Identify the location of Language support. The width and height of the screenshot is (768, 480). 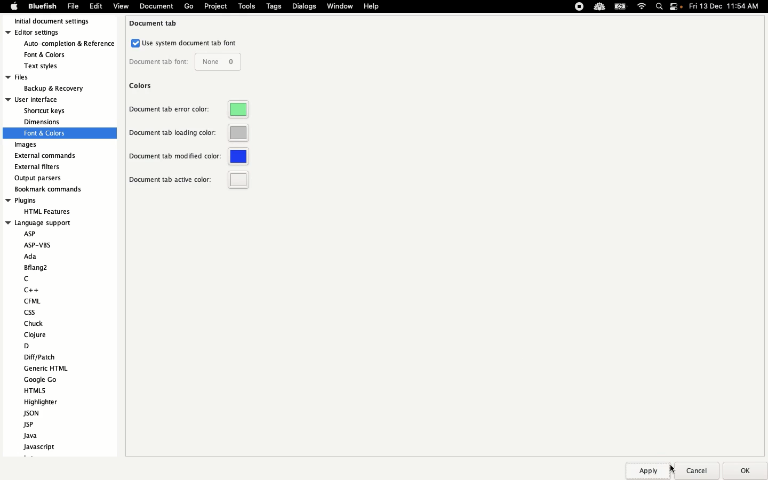
(52, 340).